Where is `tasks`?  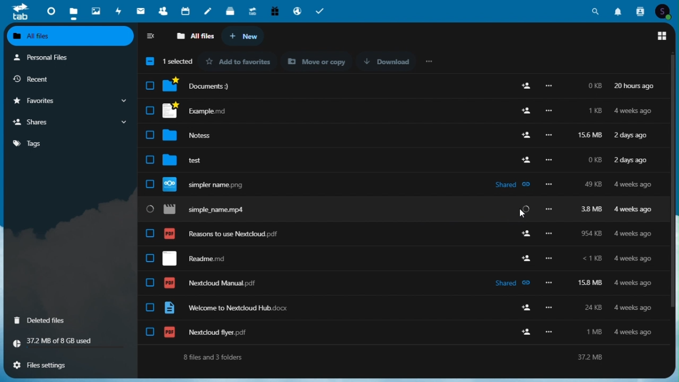
tasks is located at coordinates (322, 11).